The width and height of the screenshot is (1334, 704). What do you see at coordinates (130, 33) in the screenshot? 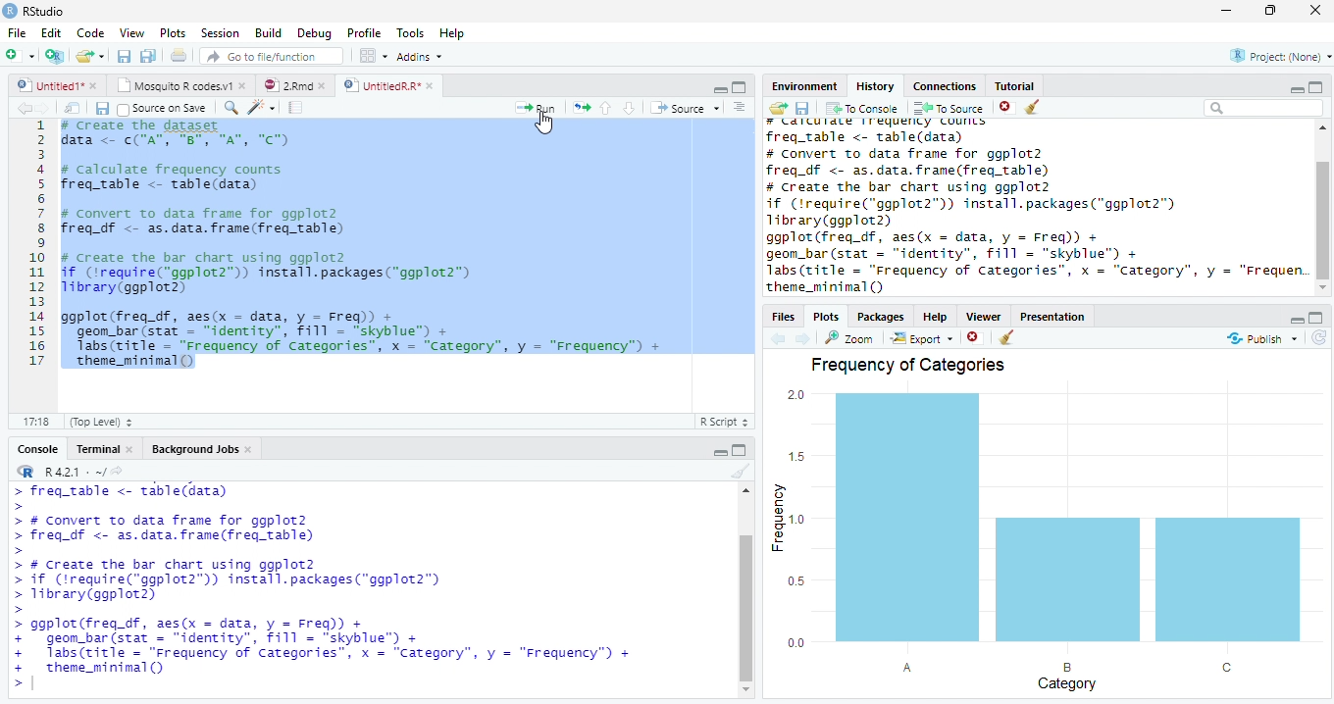
I see `View` at bounding box center [130, 33].